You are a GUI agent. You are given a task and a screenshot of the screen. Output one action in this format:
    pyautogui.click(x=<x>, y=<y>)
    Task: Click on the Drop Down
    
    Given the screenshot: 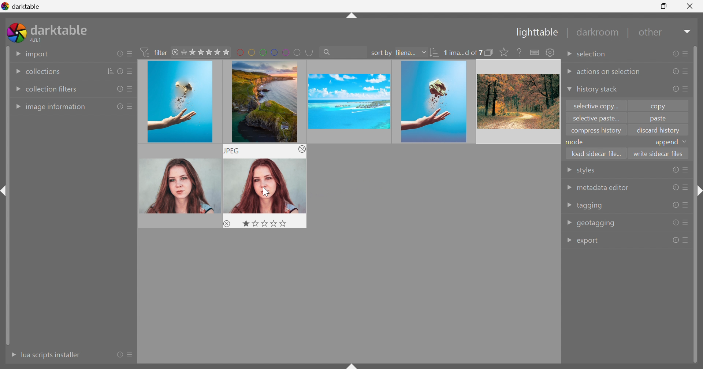 What is the action you would take?
    pyautogui.click(x=16, y=53)
    